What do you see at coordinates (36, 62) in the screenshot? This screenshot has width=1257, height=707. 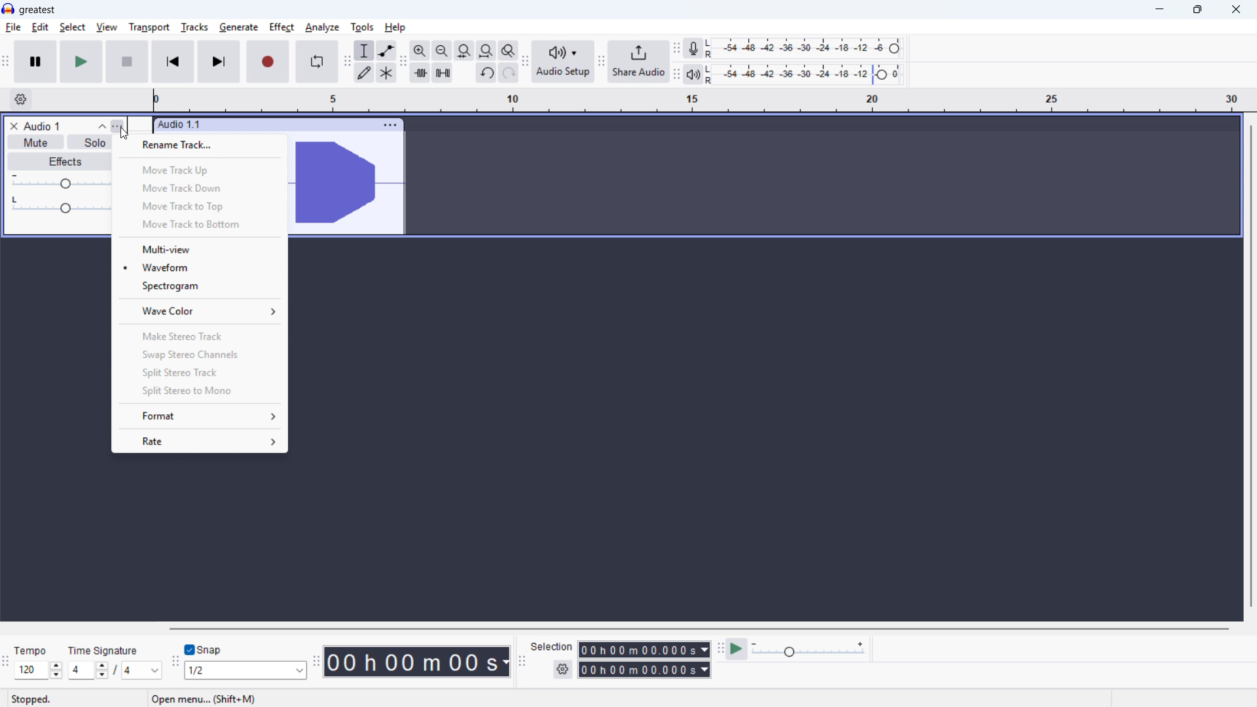 I see `pause` at bounding box center [36, 62].